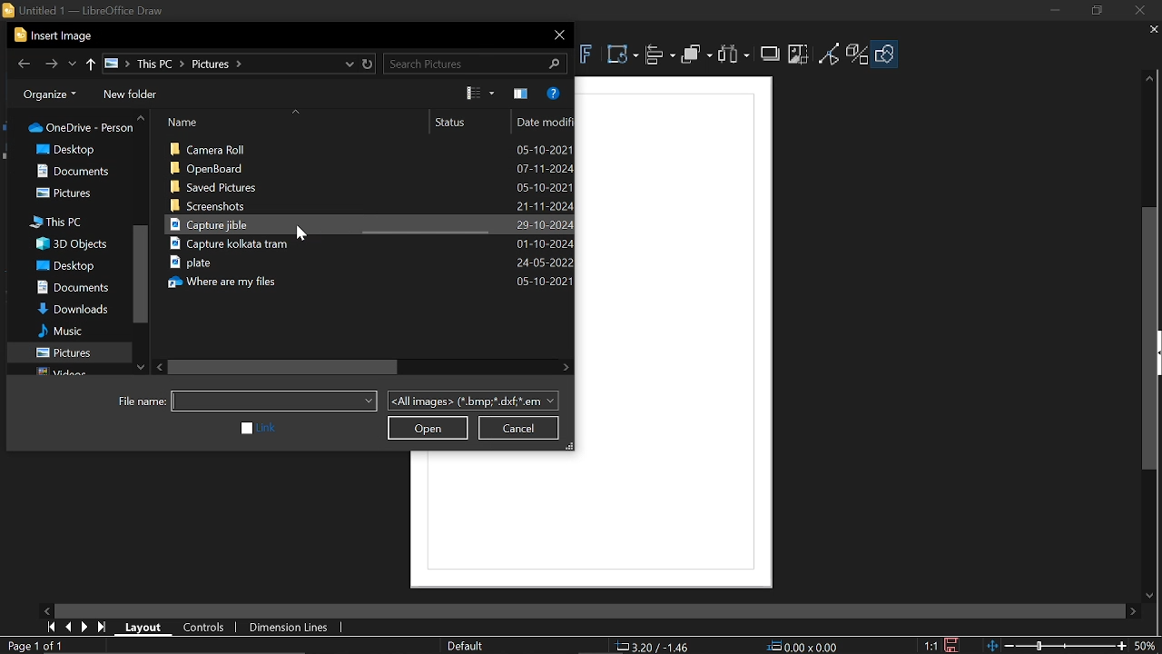 The height and width of the screenshot is (654, 1162). I want to click on File name, so click(274, 401).